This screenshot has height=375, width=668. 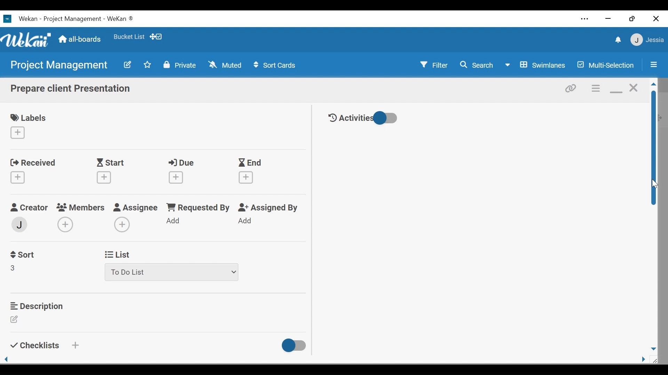 What do you see at coordinates (128, 65) in the screenshot?
I see `Edit` at bounding box center [128, 65].